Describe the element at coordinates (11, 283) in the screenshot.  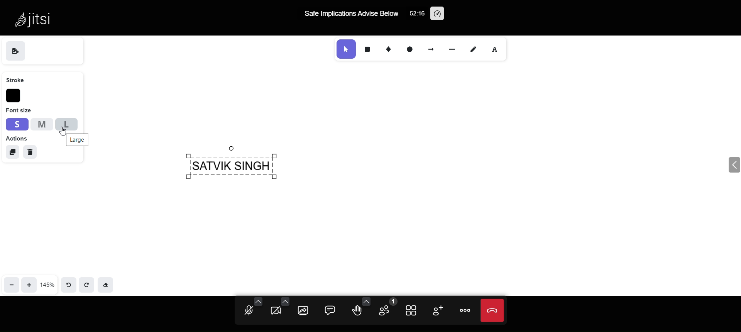
I see `zoom out` at that location.